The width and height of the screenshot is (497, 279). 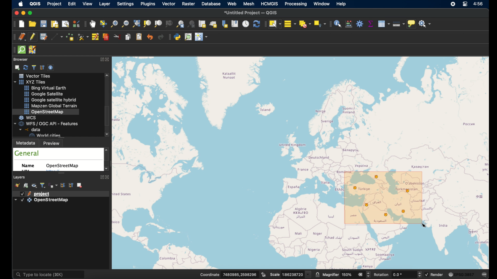 I want to click on untitled project - QGIS, so click(x=251, y=12).